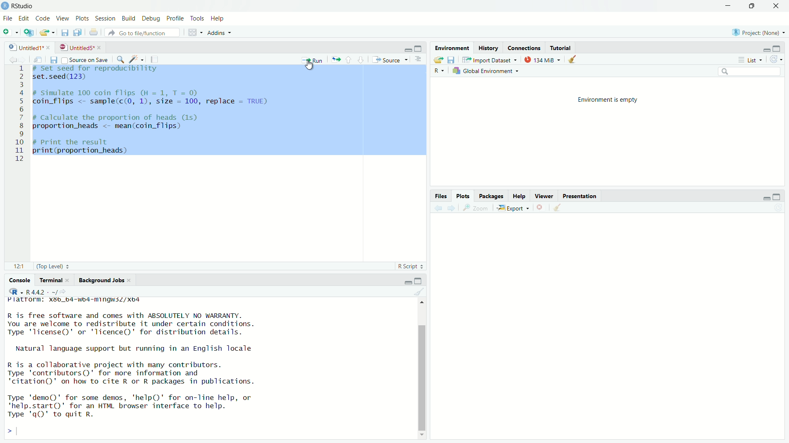 This screenshot has width=789, height=443. I want to click on debug, so click(152, 19).